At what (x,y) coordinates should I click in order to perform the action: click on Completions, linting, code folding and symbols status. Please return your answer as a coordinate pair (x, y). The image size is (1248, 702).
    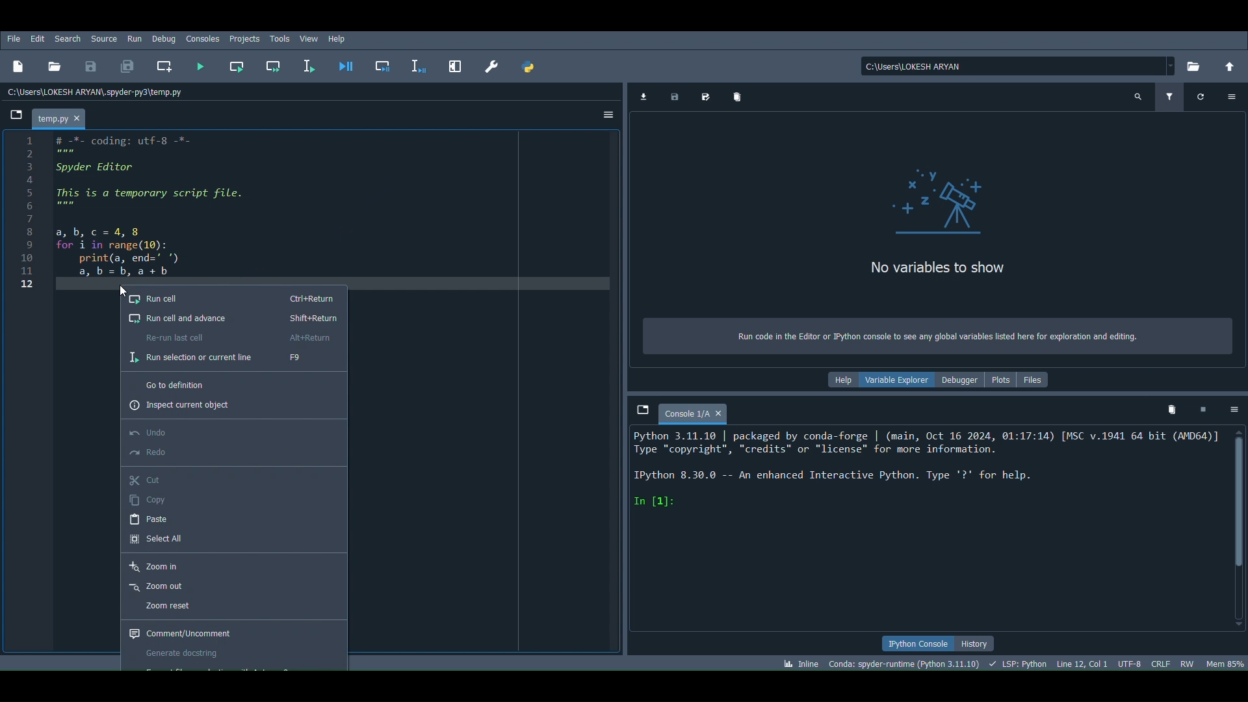
    Looking at the image, I should click on (1019, 664).